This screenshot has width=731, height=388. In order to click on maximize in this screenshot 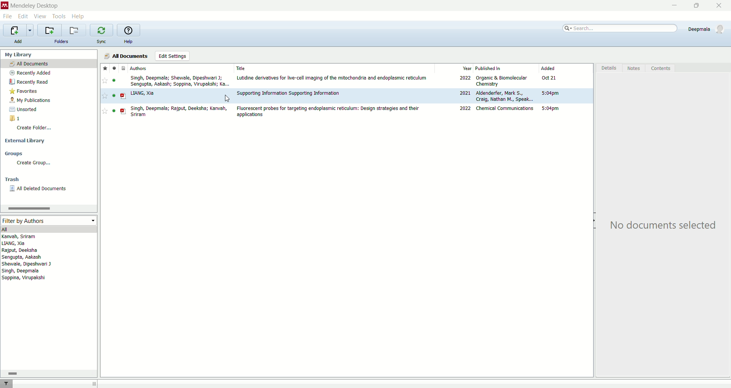, I will do `click(699, 6)`.